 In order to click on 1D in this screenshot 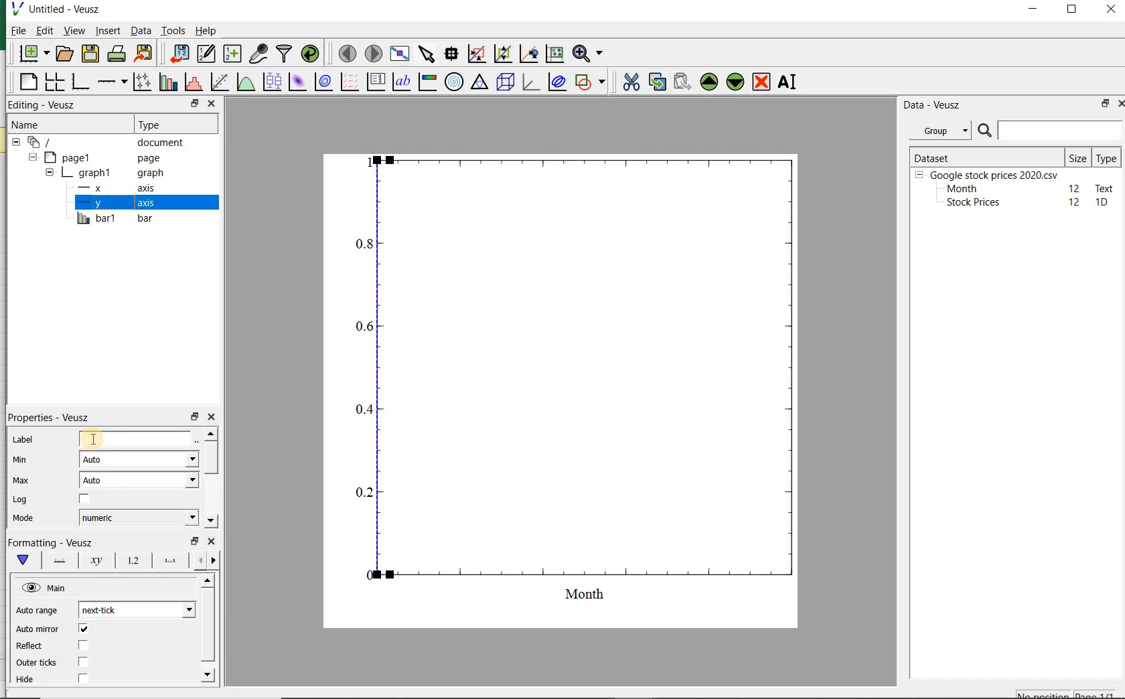, I will do `click(1103, 203)`.